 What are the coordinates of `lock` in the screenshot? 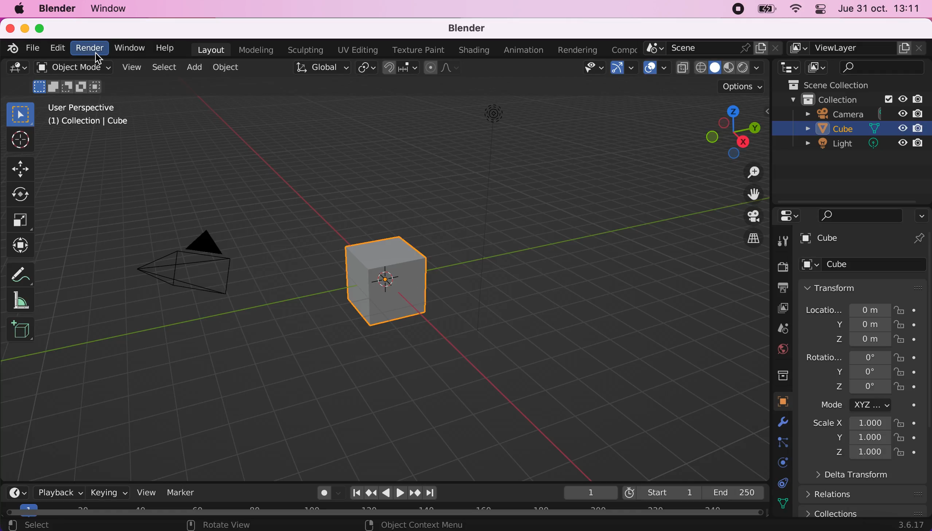 It's located at (907, 388).